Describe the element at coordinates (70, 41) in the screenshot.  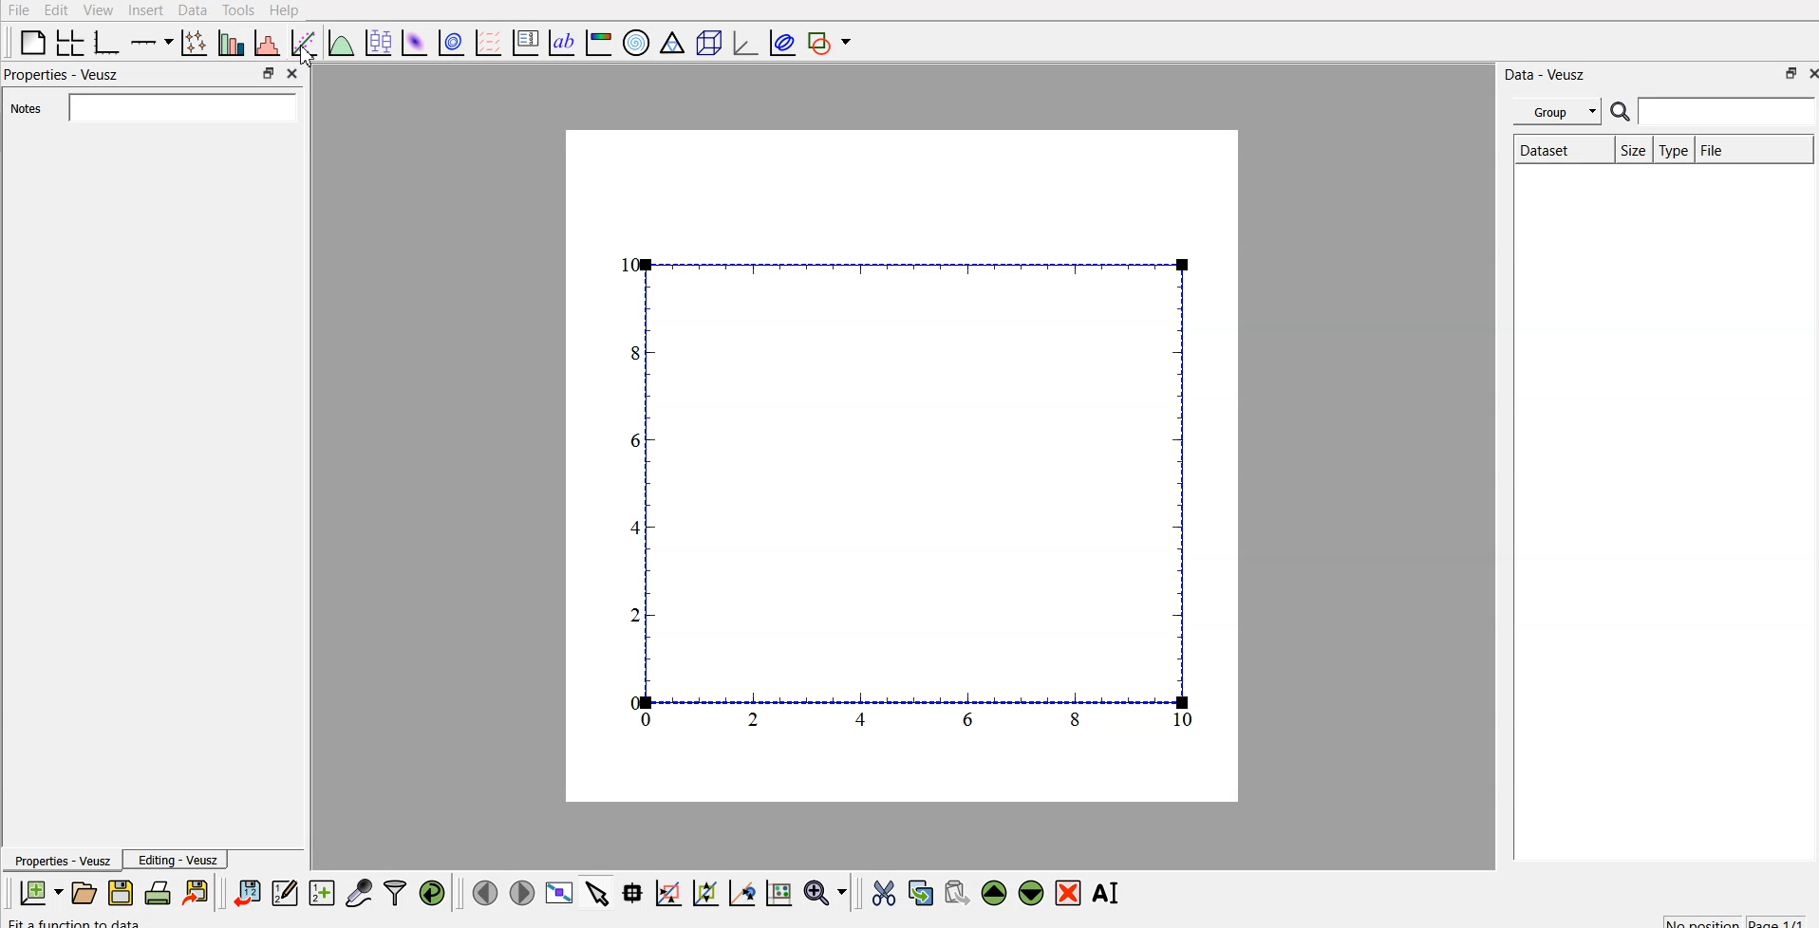
I see `arrange graphs in a grid` at that location.